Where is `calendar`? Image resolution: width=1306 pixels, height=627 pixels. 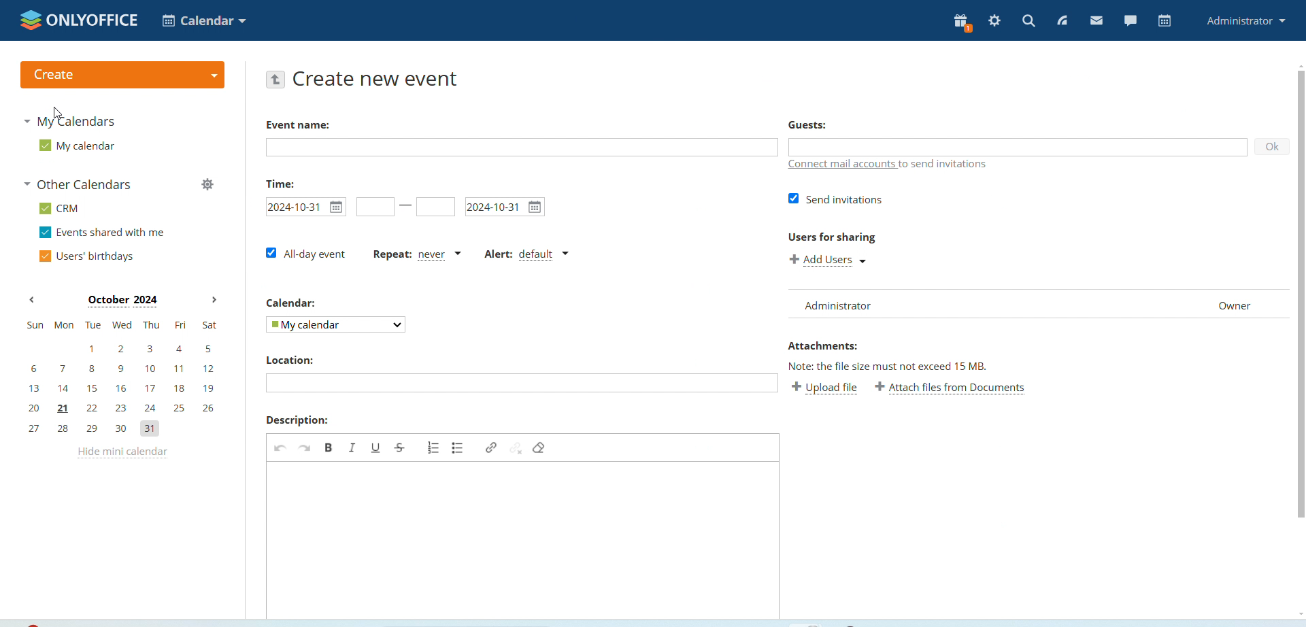
calendar is located at coordinates (1166, 20).